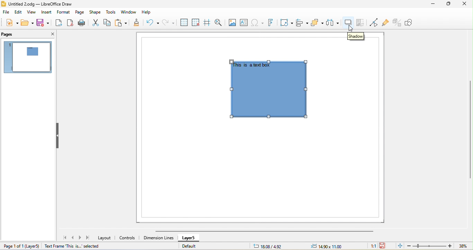 Image resolution: width=473 pixels, height=250 pixels. What do you see at coordinates (463, 246) in the screenshot?
I see `Zoom percentage` at bounding box center [463, 246].